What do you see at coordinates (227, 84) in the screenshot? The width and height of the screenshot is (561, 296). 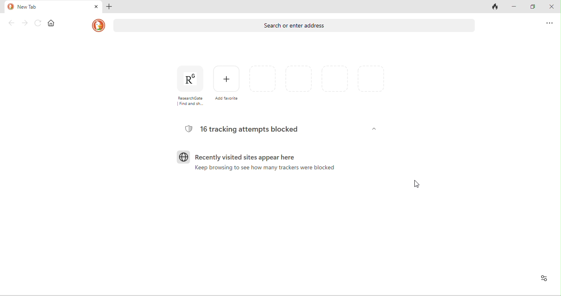 I see `add favourites` at bounding box center [227, 84].